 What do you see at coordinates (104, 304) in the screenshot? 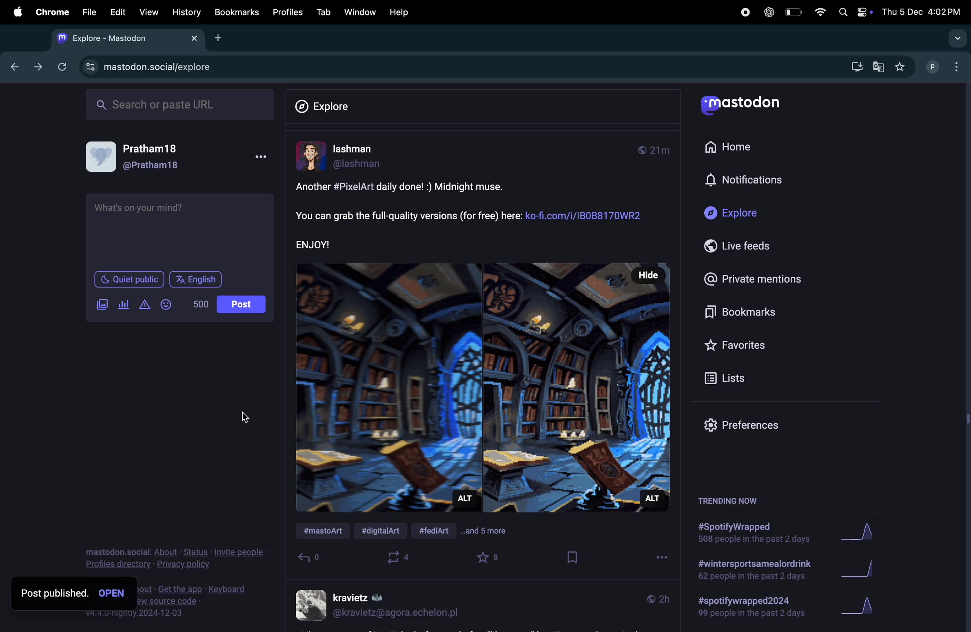
I see `images` at bounding box center [104, 304].